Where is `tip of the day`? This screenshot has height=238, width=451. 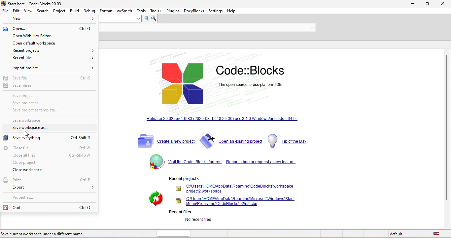 tip of the day is located at coordinates (293, 141).